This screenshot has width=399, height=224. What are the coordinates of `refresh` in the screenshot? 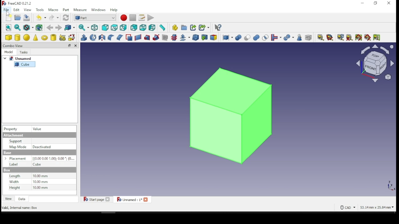 It's located at (339, 37).